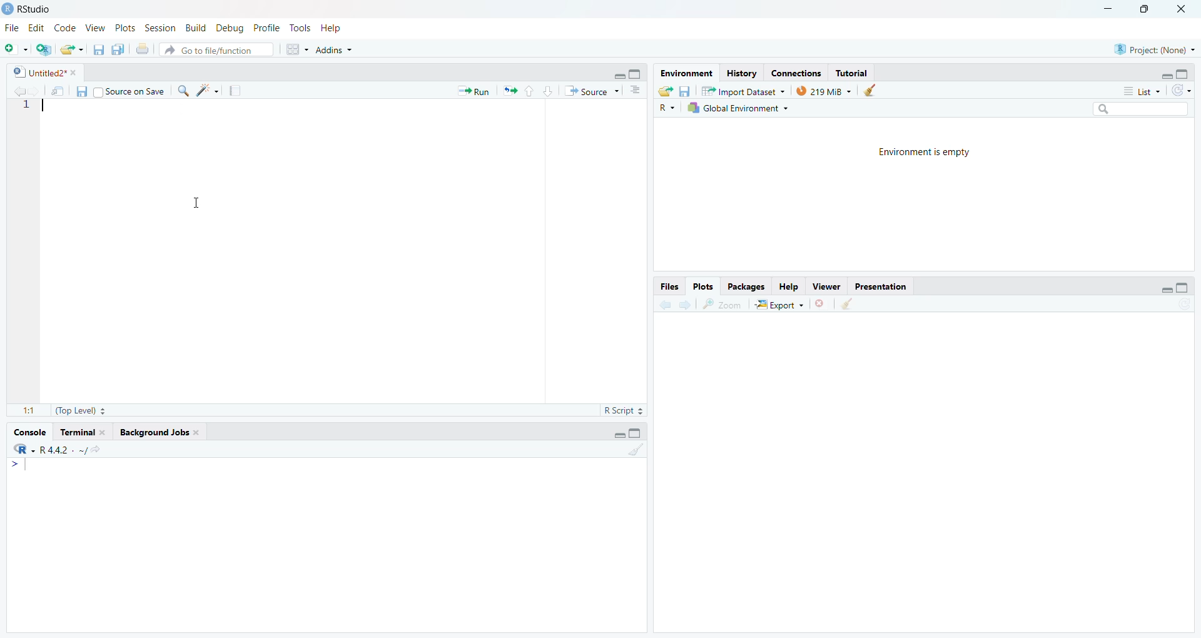 The width and height of the screenshot is (1201, 638). I want to click on Untitled2*, so click(44, 72).